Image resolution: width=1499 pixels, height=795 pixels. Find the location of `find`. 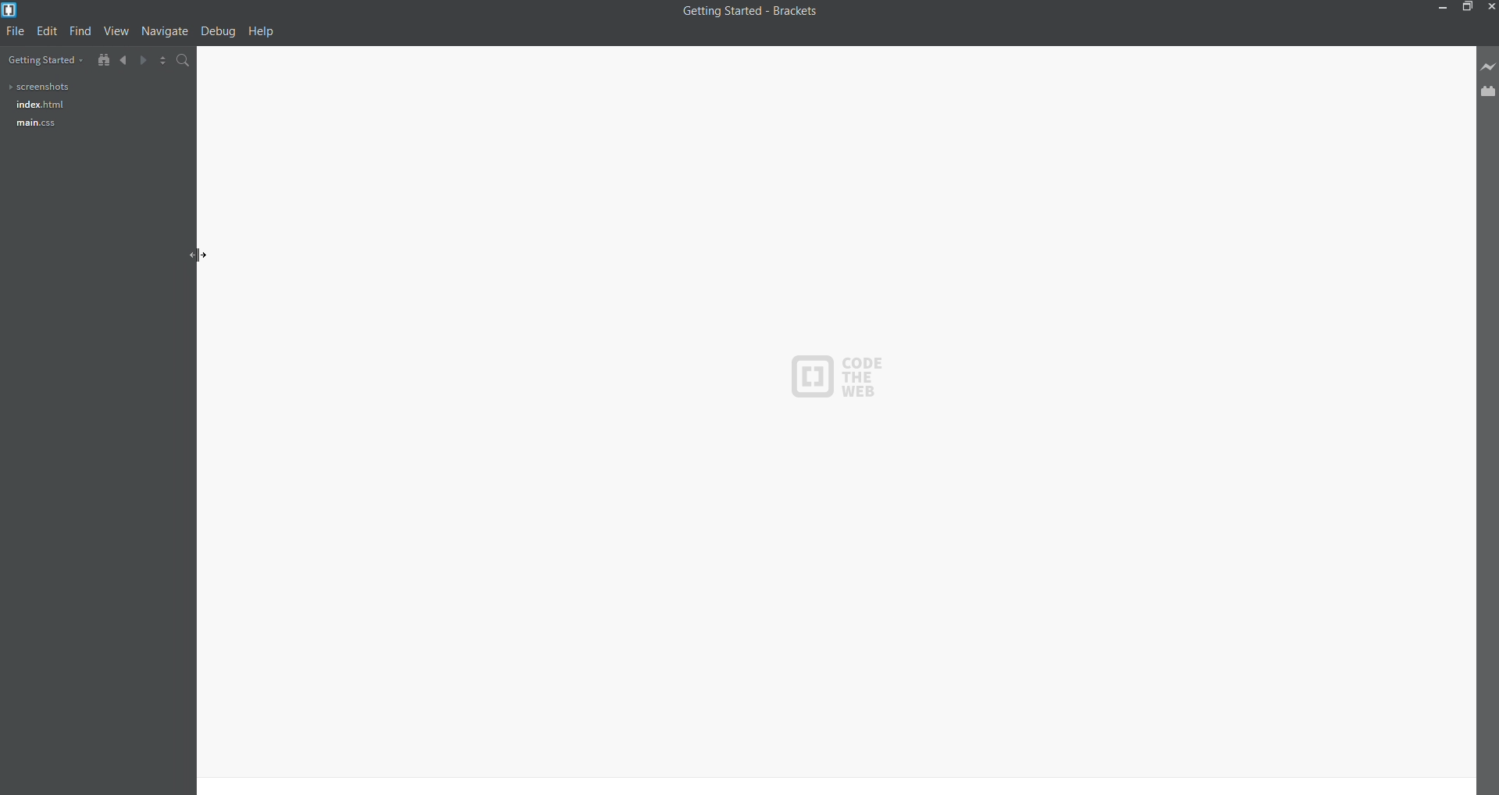

find is located at coordinates (78, 30).